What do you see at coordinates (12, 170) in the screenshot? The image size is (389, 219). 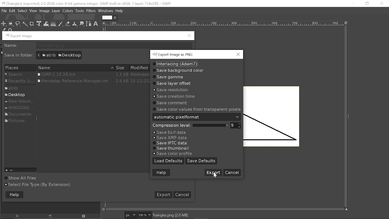 I see `Zoom out` at bounding box center [12, 170].